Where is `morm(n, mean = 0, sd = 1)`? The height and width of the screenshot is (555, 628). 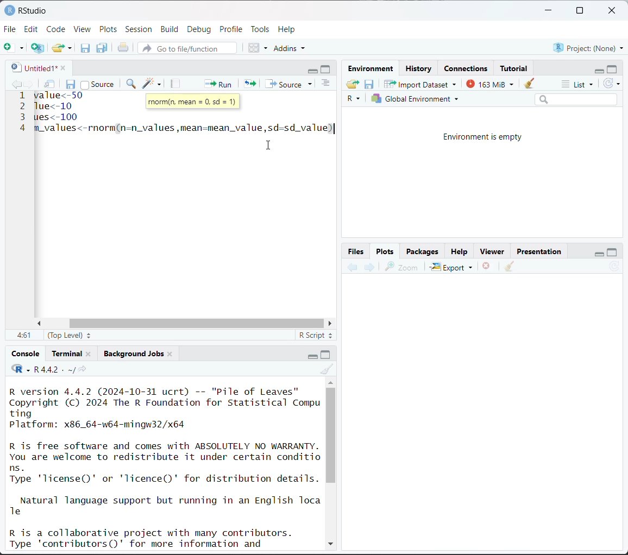 morm(n, mean = 0, sd = 1) is located at coordinates (194, 103).